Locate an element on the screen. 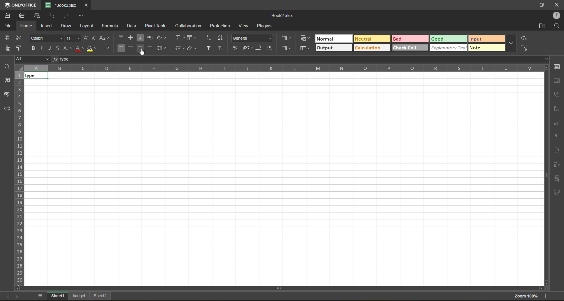 Image resolution: width=564 pixels, height=301 pixels. sort ascending is located at coordinates (209, 38).